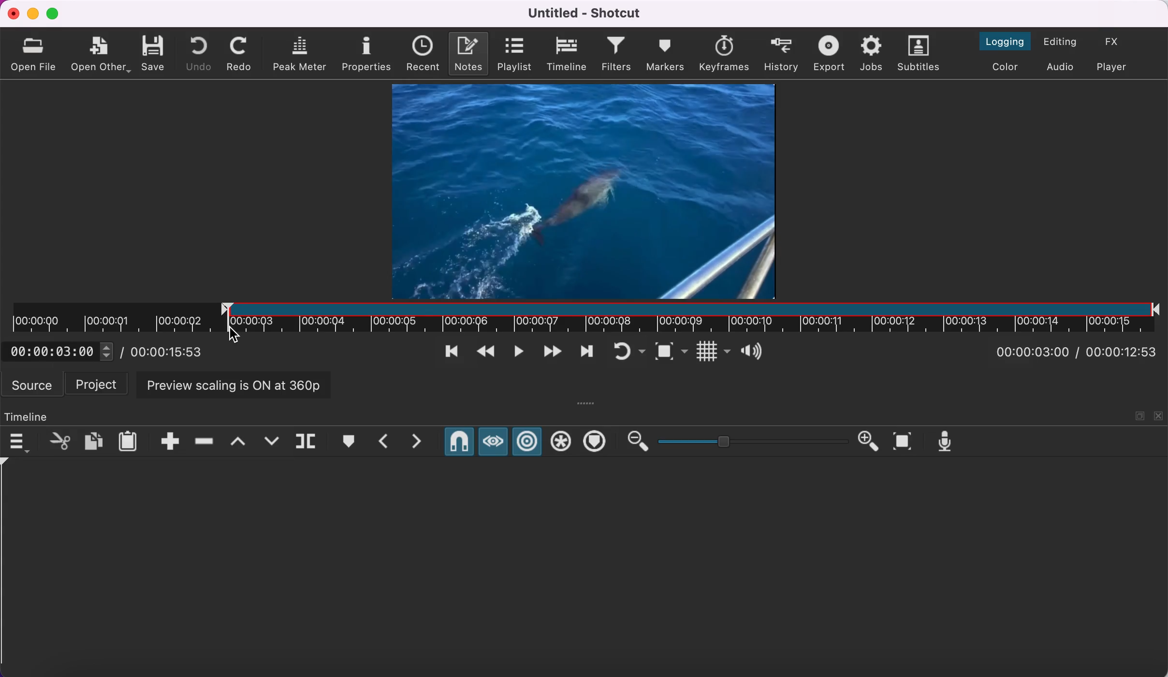  I want to click on toggle play or pause, so click(516, 353).